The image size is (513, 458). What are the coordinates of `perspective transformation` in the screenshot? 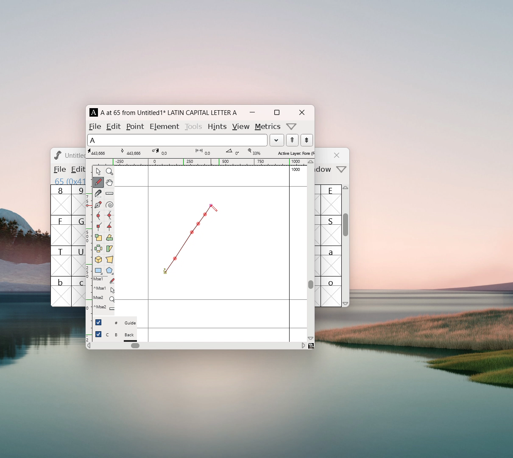 It's located at (109, 260).